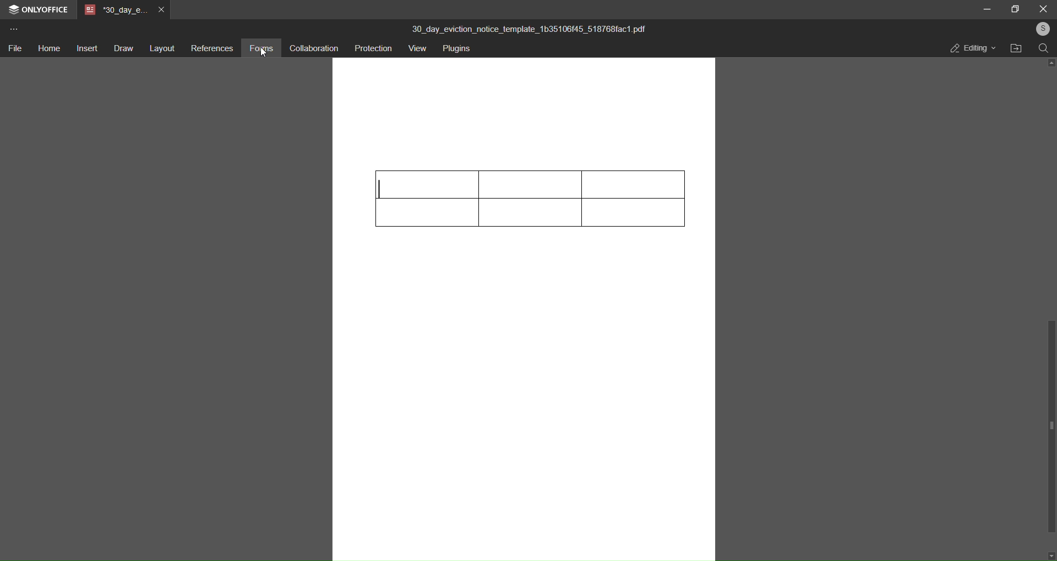 The height and width of the screenshot is (561, 1057). What do you see at coordinates (45, 10) in the screenshot?
I see `onlyoffice` at bounding box center [45, 10].